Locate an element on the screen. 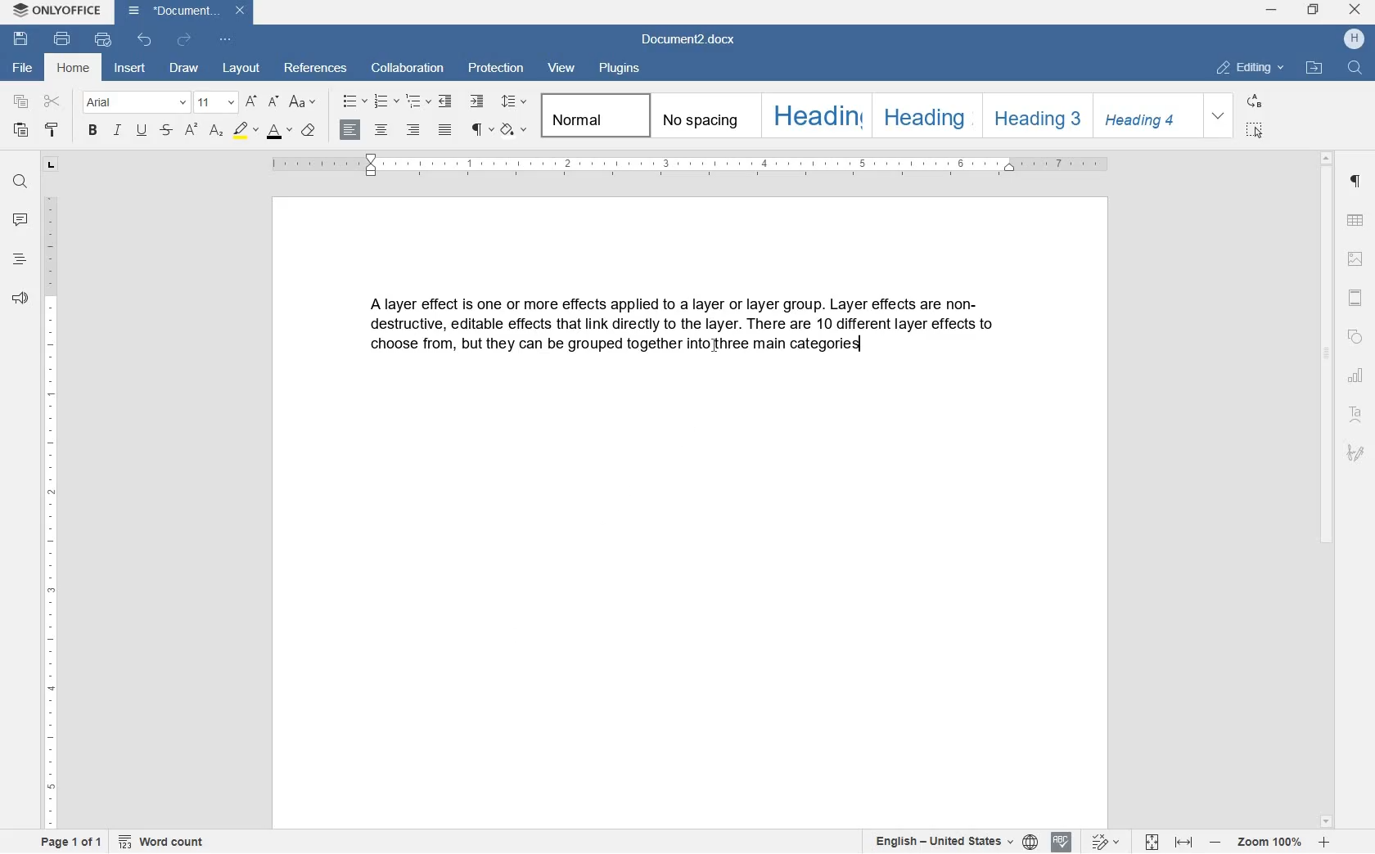  paste is located at coordinates (20, 132).